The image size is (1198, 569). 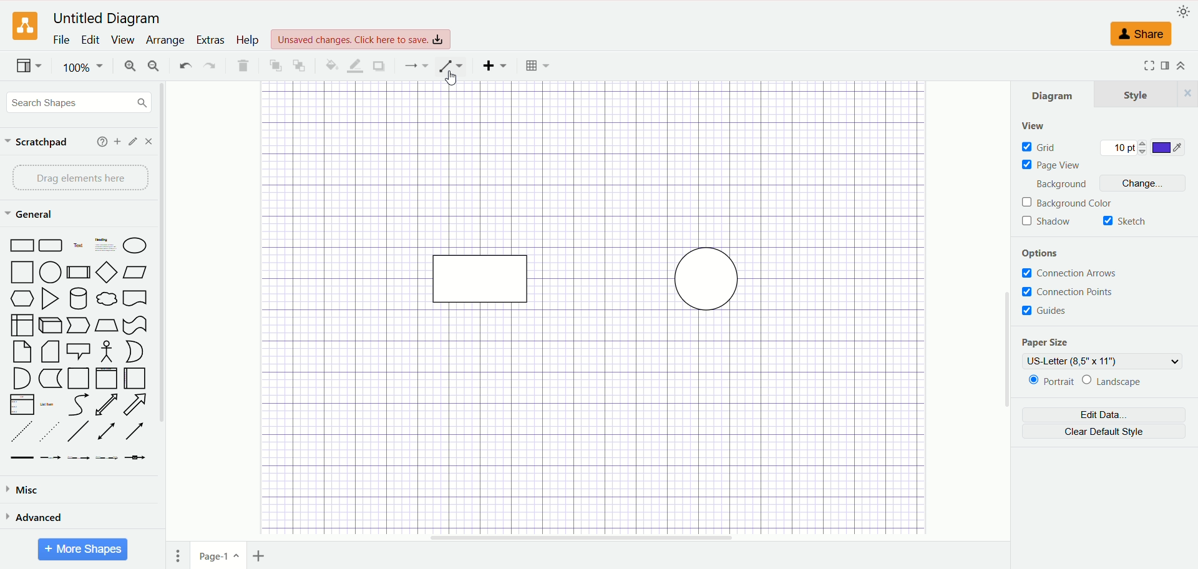 I want to click on Page, so click(x=22, y=351).